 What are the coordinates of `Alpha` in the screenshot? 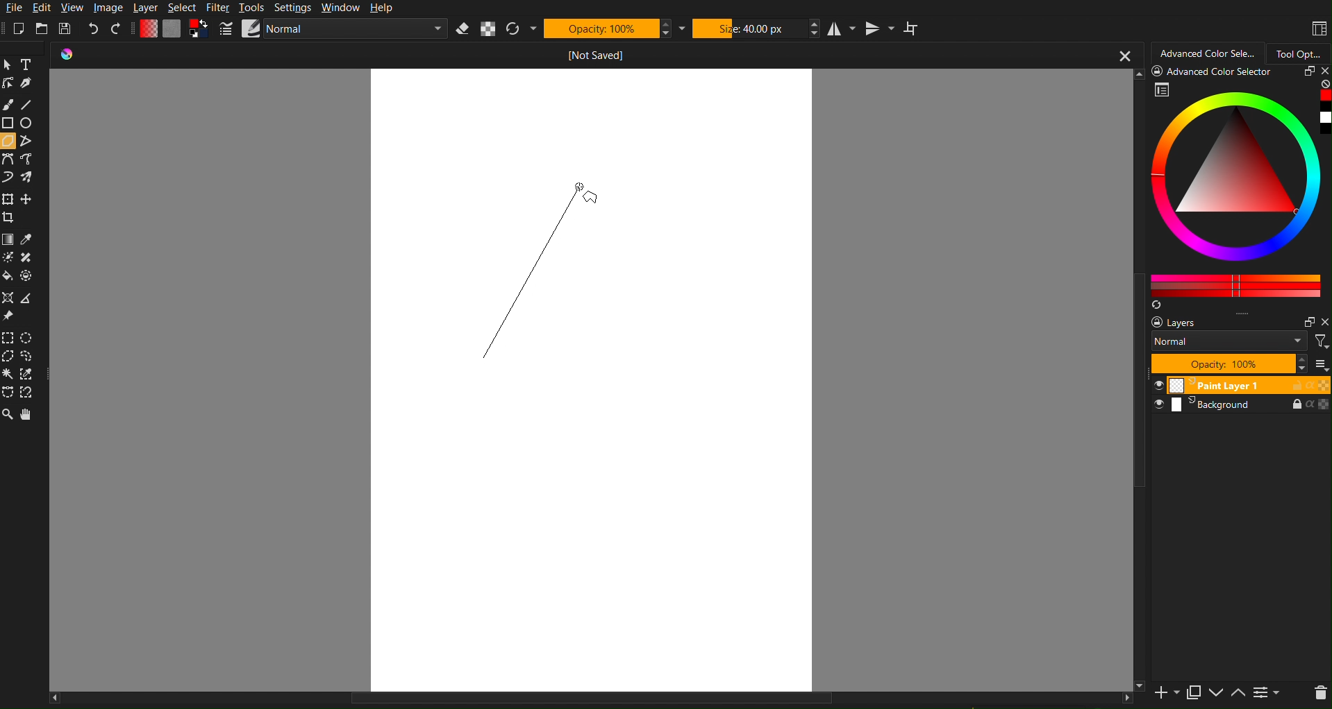 It's located at (488, 29).